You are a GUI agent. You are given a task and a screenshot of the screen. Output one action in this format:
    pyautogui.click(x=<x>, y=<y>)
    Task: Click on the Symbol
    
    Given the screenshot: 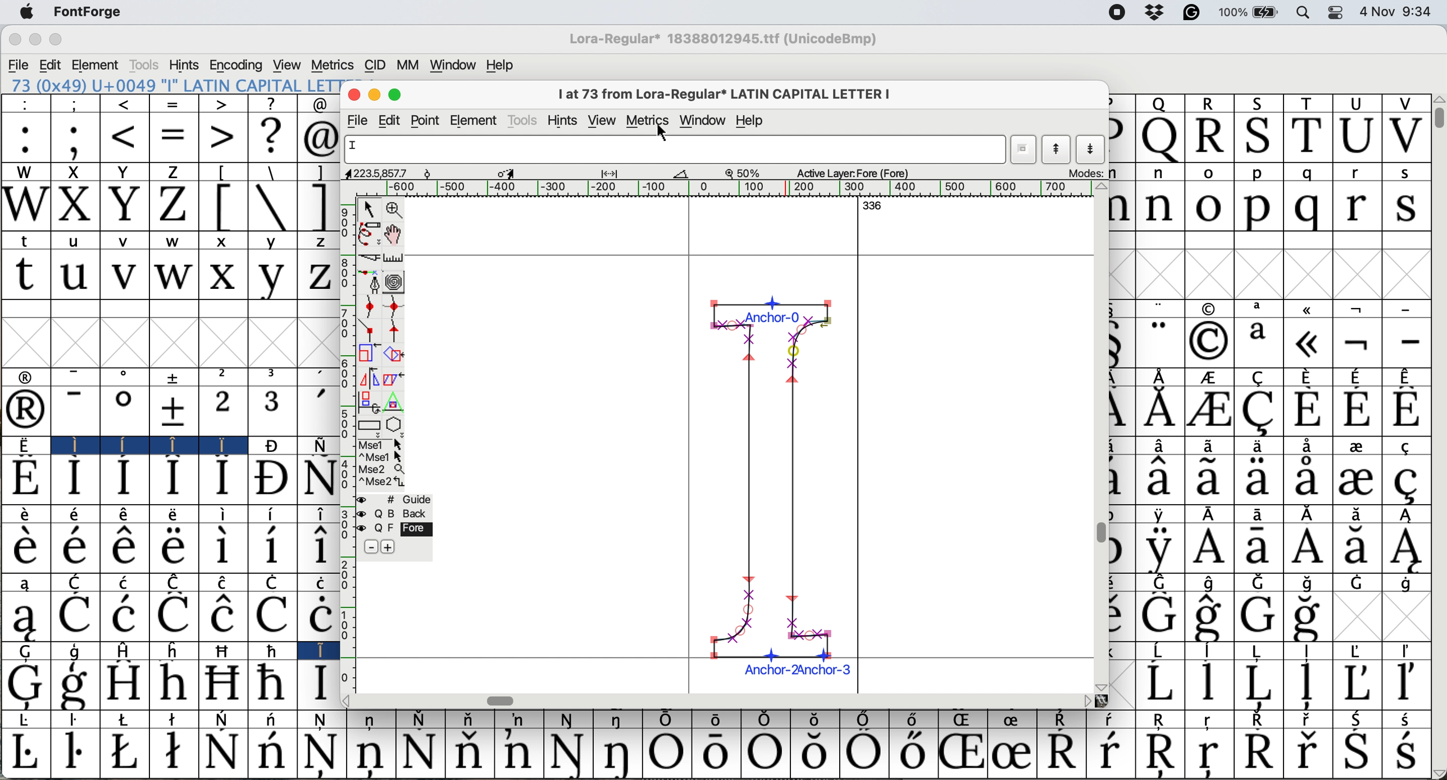 What is the action you would take?
    pyautogui.click(x=1016, y=719)
    